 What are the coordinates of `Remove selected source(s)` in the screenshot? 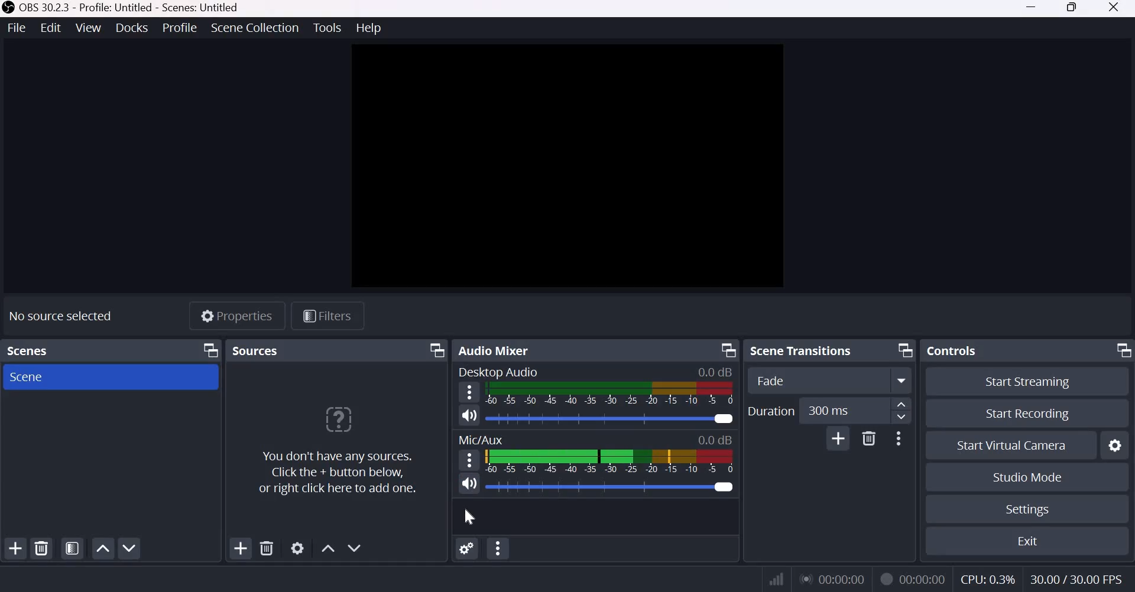 It's located at (268, 548).